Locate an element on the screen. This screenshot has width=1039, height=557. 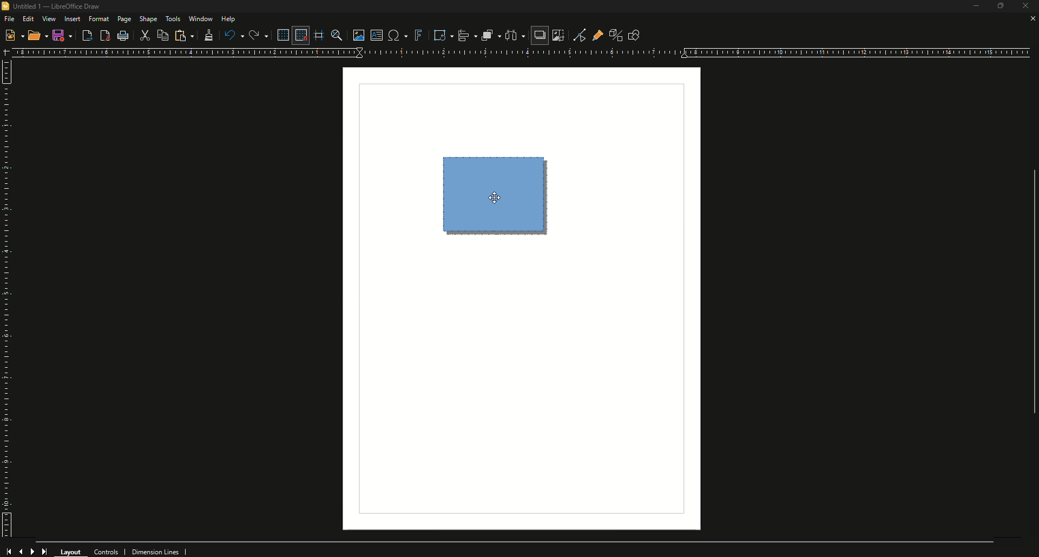
Export is located at coordinates (87, 36).